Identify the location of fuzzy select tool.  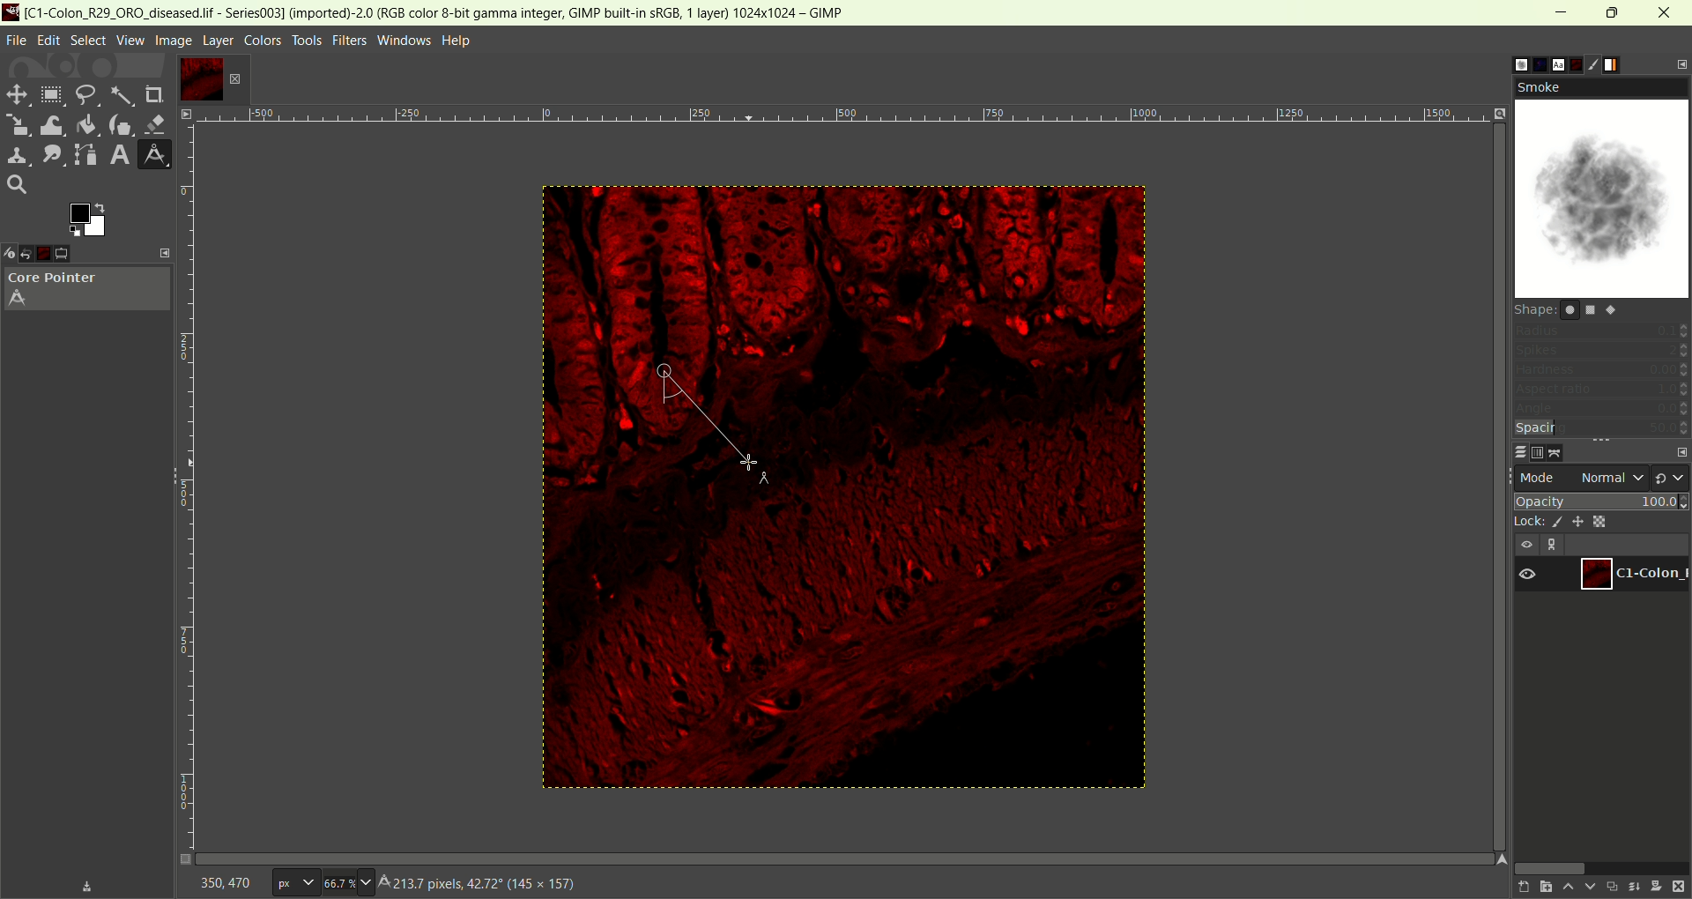
(122, 97).